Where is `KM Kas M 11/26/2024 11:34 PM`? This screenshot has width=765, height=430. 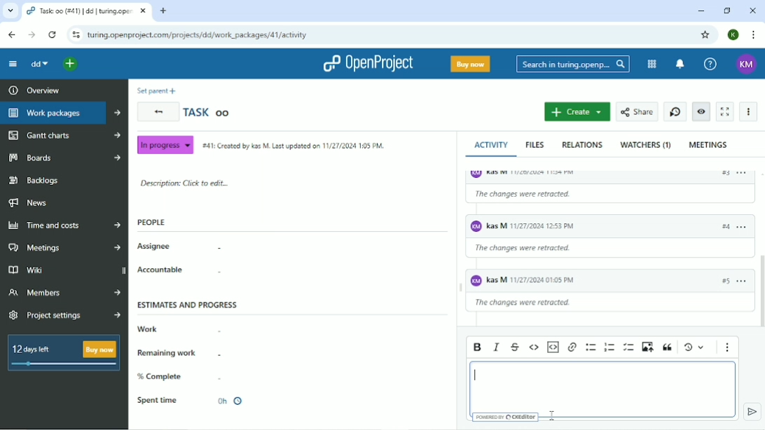
KM Kas M 11/26/2024 11:34 PM is located at coordinates (584, 174).